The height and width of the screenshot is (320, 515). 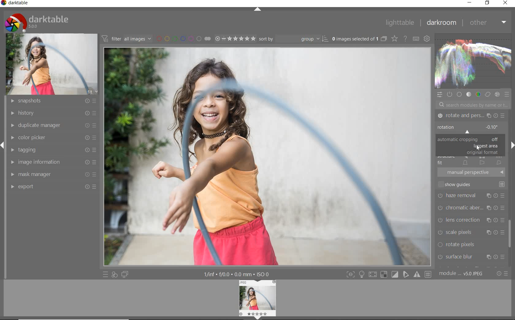 I want to click on quick access for applying of your style, so click(x=114, y=274).